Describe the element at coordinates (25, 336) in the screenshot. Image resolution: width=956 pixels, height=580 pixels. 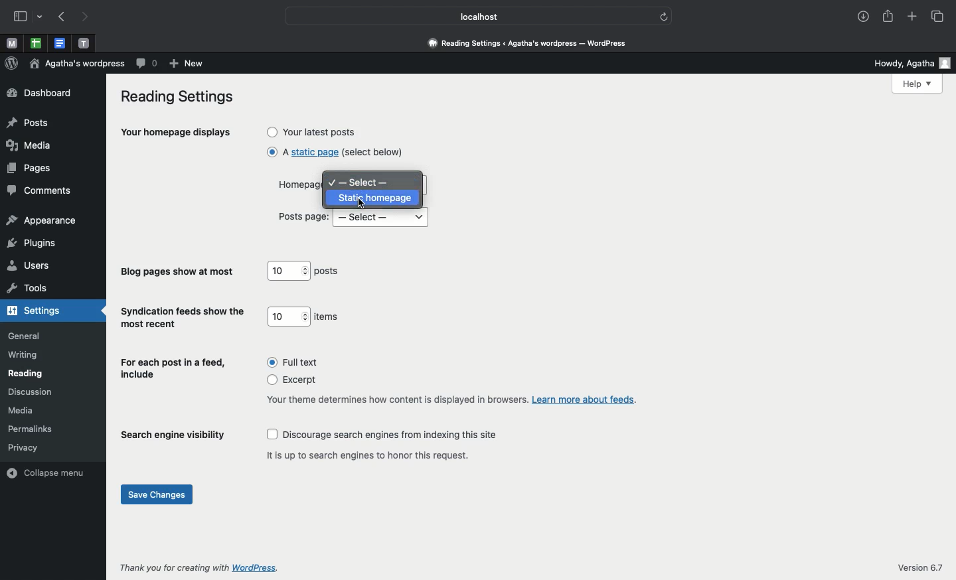
I see `general` at that location.